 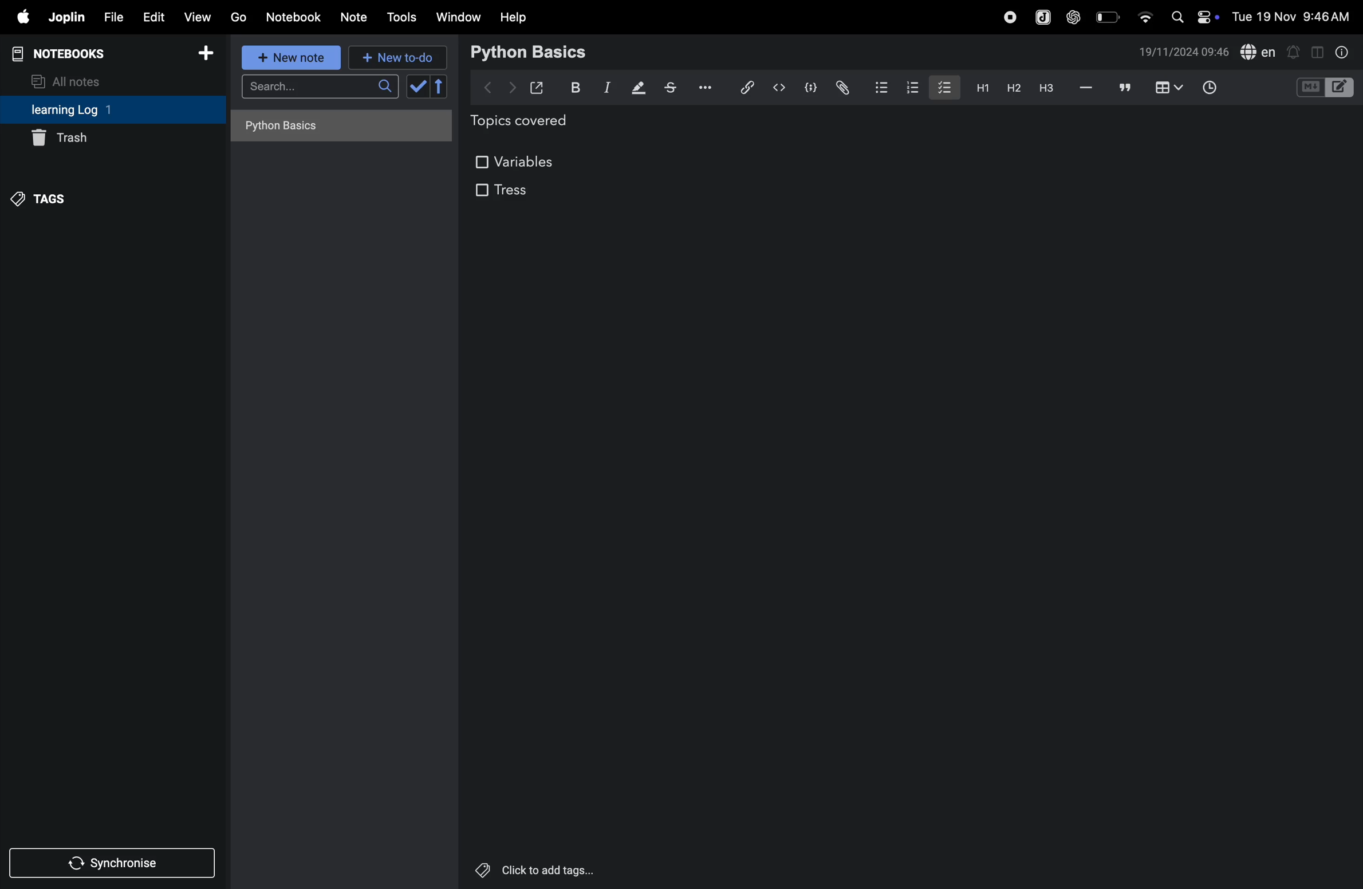 I want to click on apple widgets, so click(x=1192, y=15).